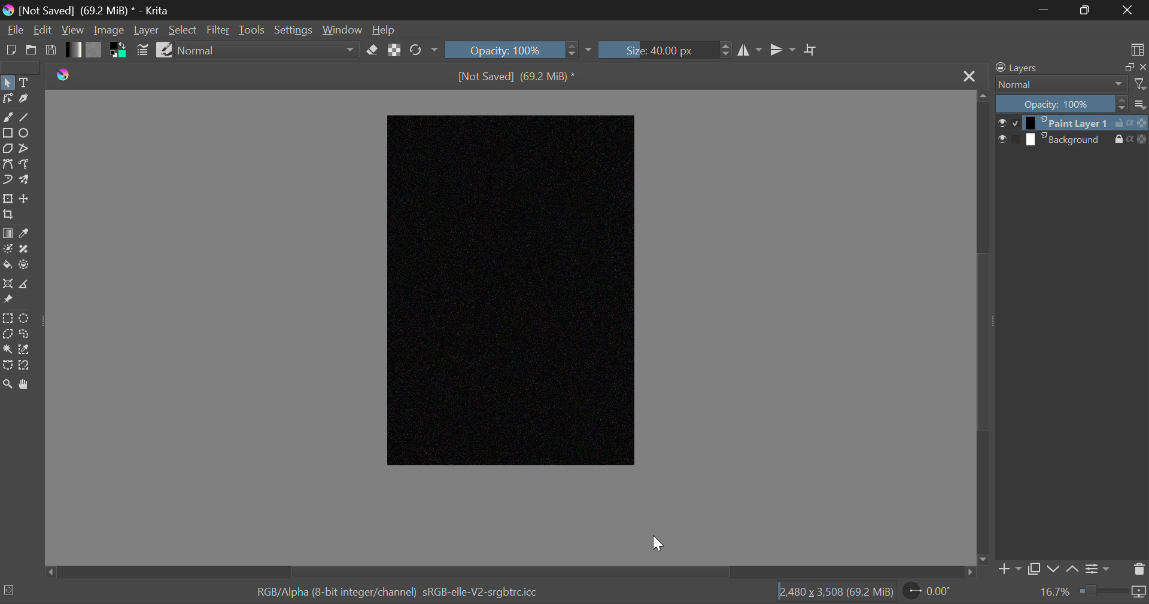  Describe the element at coordinates (7, 132) in the screenshot. I see `Rectangle` at that location.